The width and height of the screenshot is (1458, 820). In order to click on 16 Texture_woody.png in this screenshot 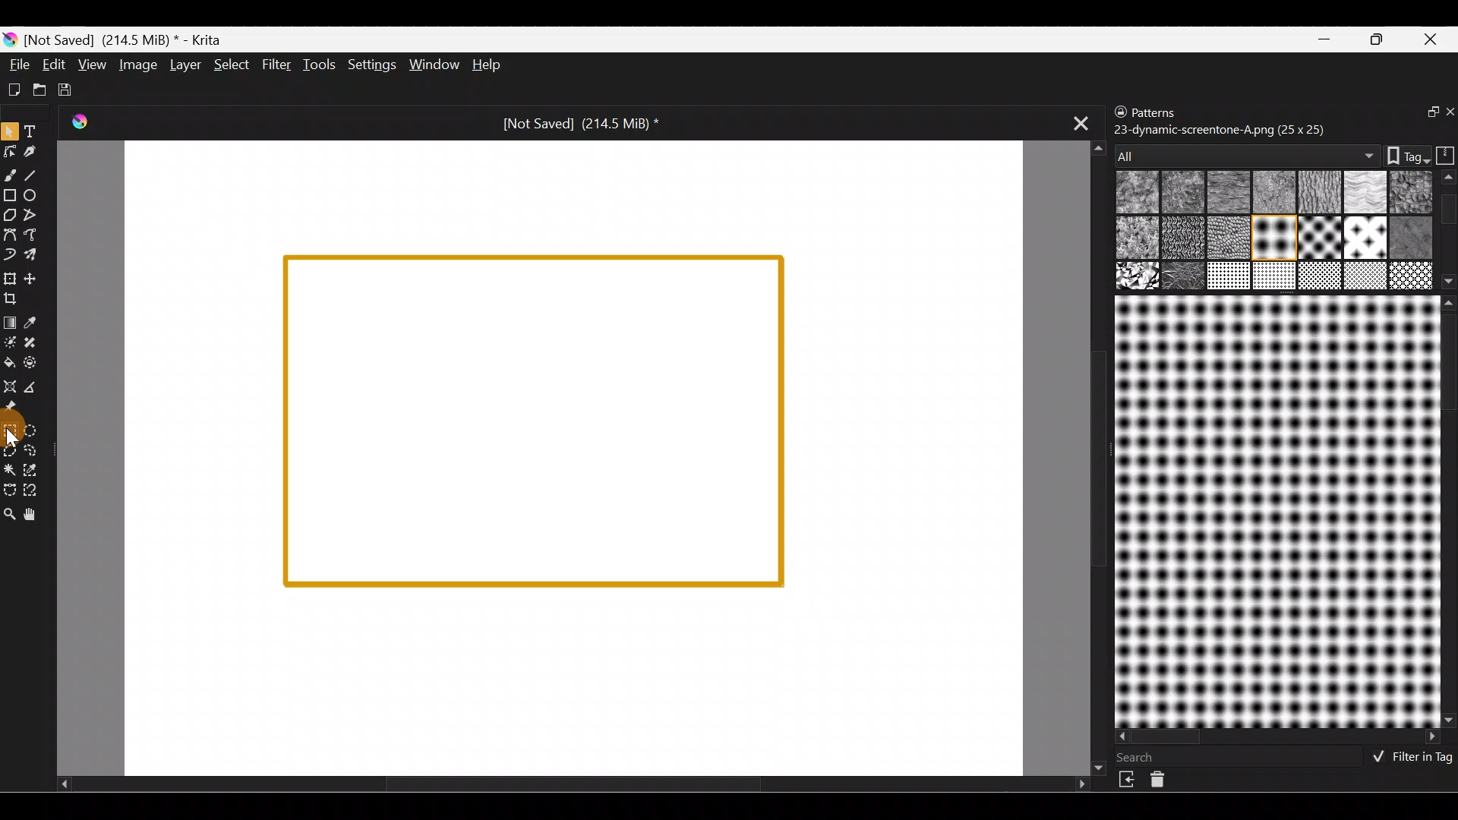, I will do `click(1230, 277)`.